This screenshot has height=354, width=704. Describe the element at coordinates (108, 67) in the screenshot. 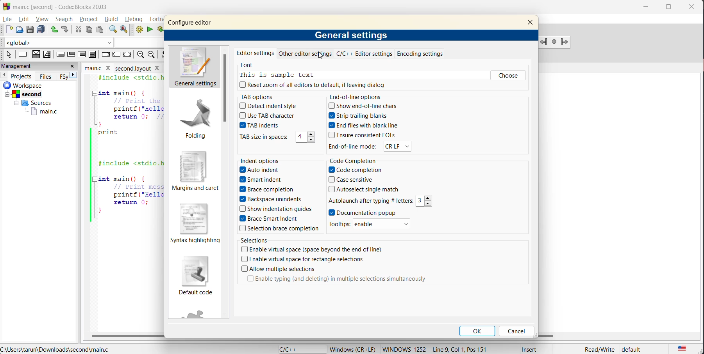

I see `close` at that location.